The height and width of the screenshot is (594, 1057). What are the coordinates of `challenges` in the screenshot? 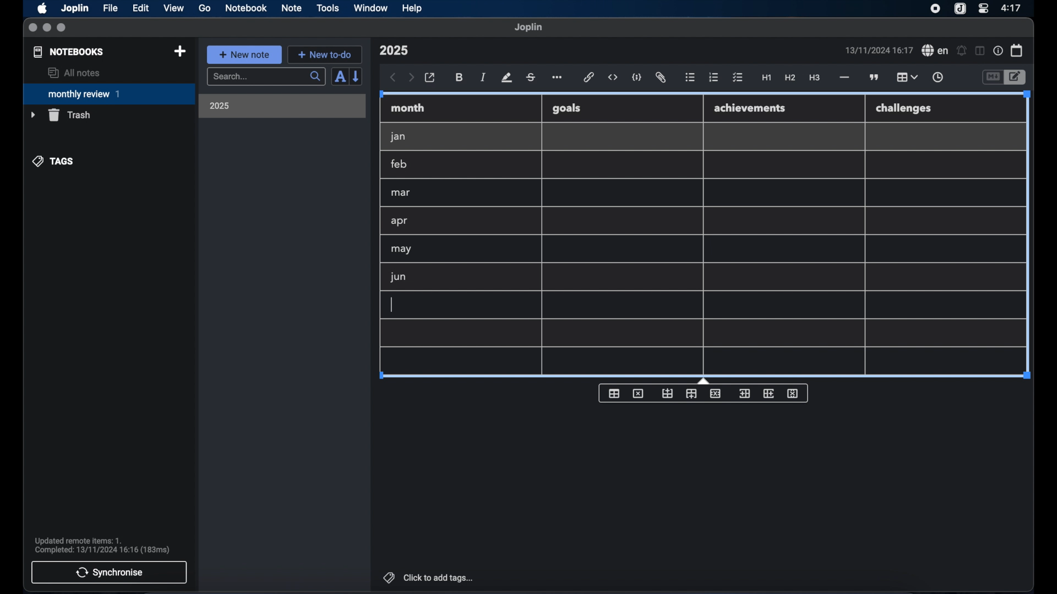 It's located at (905, 109).